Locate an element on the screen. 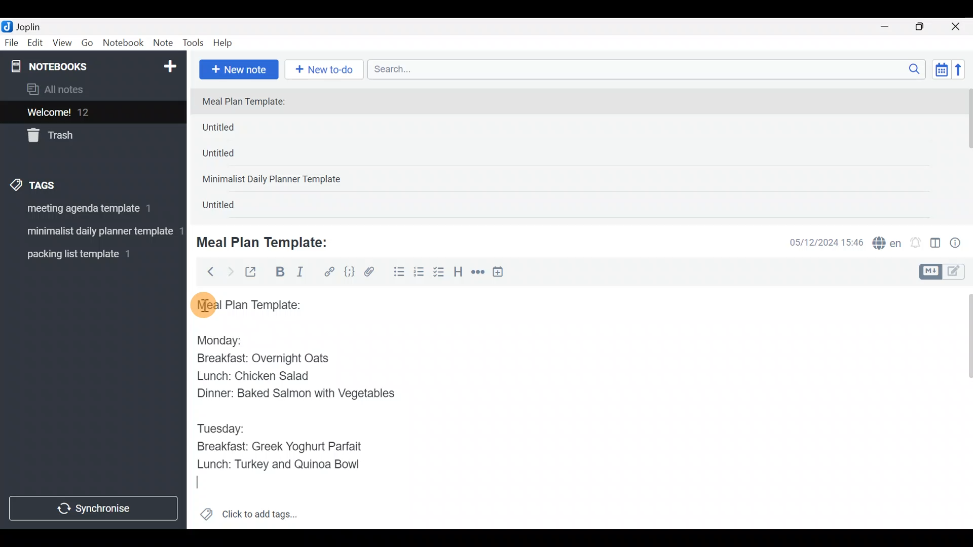 This screenshot has height=547, width=973. All notes is located at coordinates (91, 90).